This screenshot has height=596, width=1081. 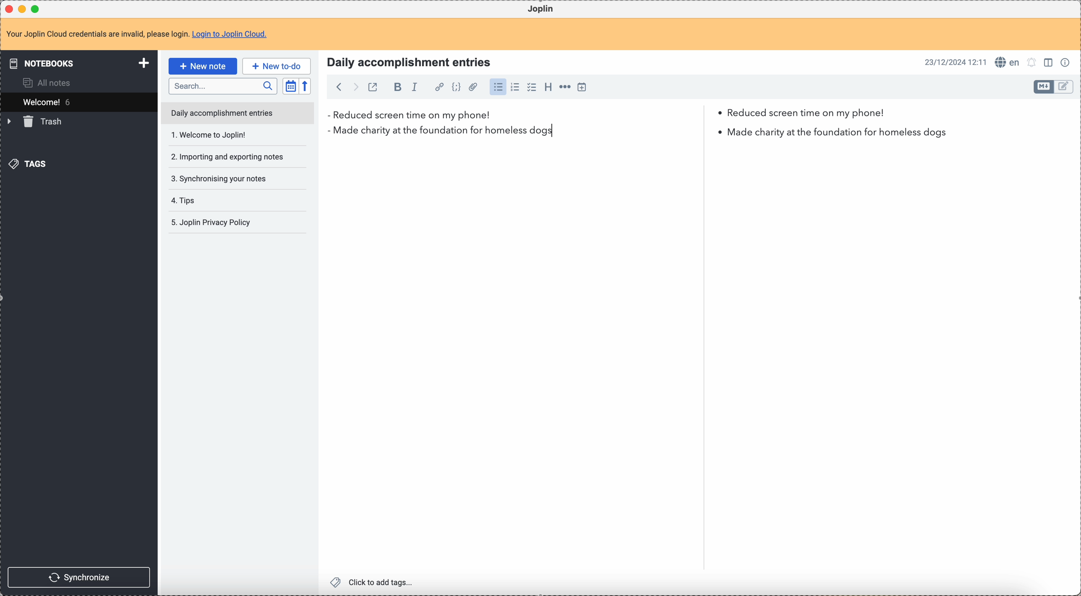 What do you see at coordinates (542, 9) in the screenshot?
I see `Joplin` at bounding box center [542, 9].